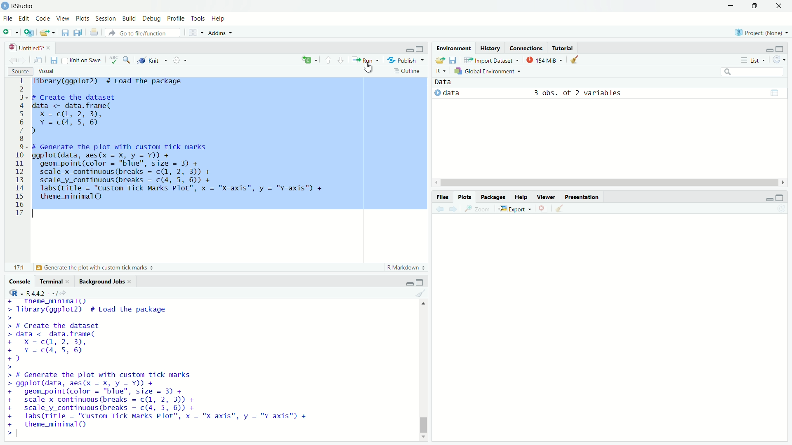  Describe the element at coordinates (442, 196) in the screenshot. I see `files` at that location.